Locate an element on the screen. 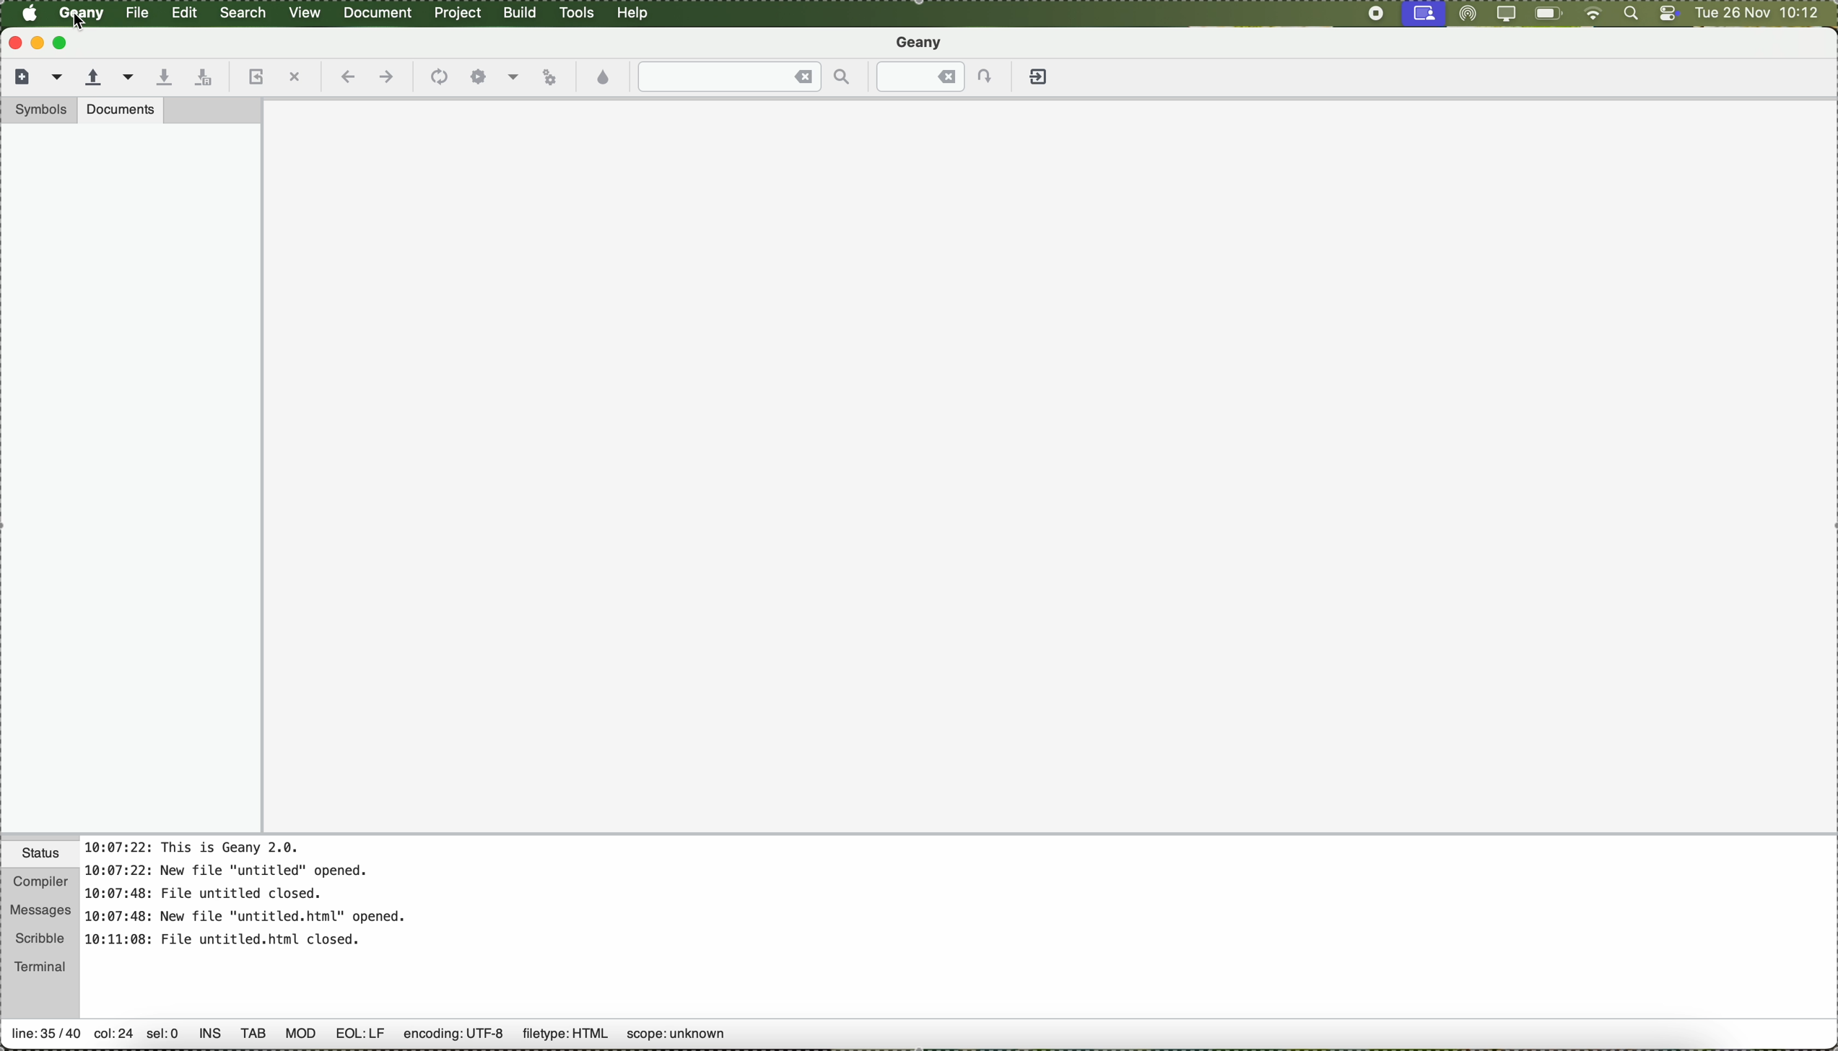  Geany is located at coordinates (921, 41).